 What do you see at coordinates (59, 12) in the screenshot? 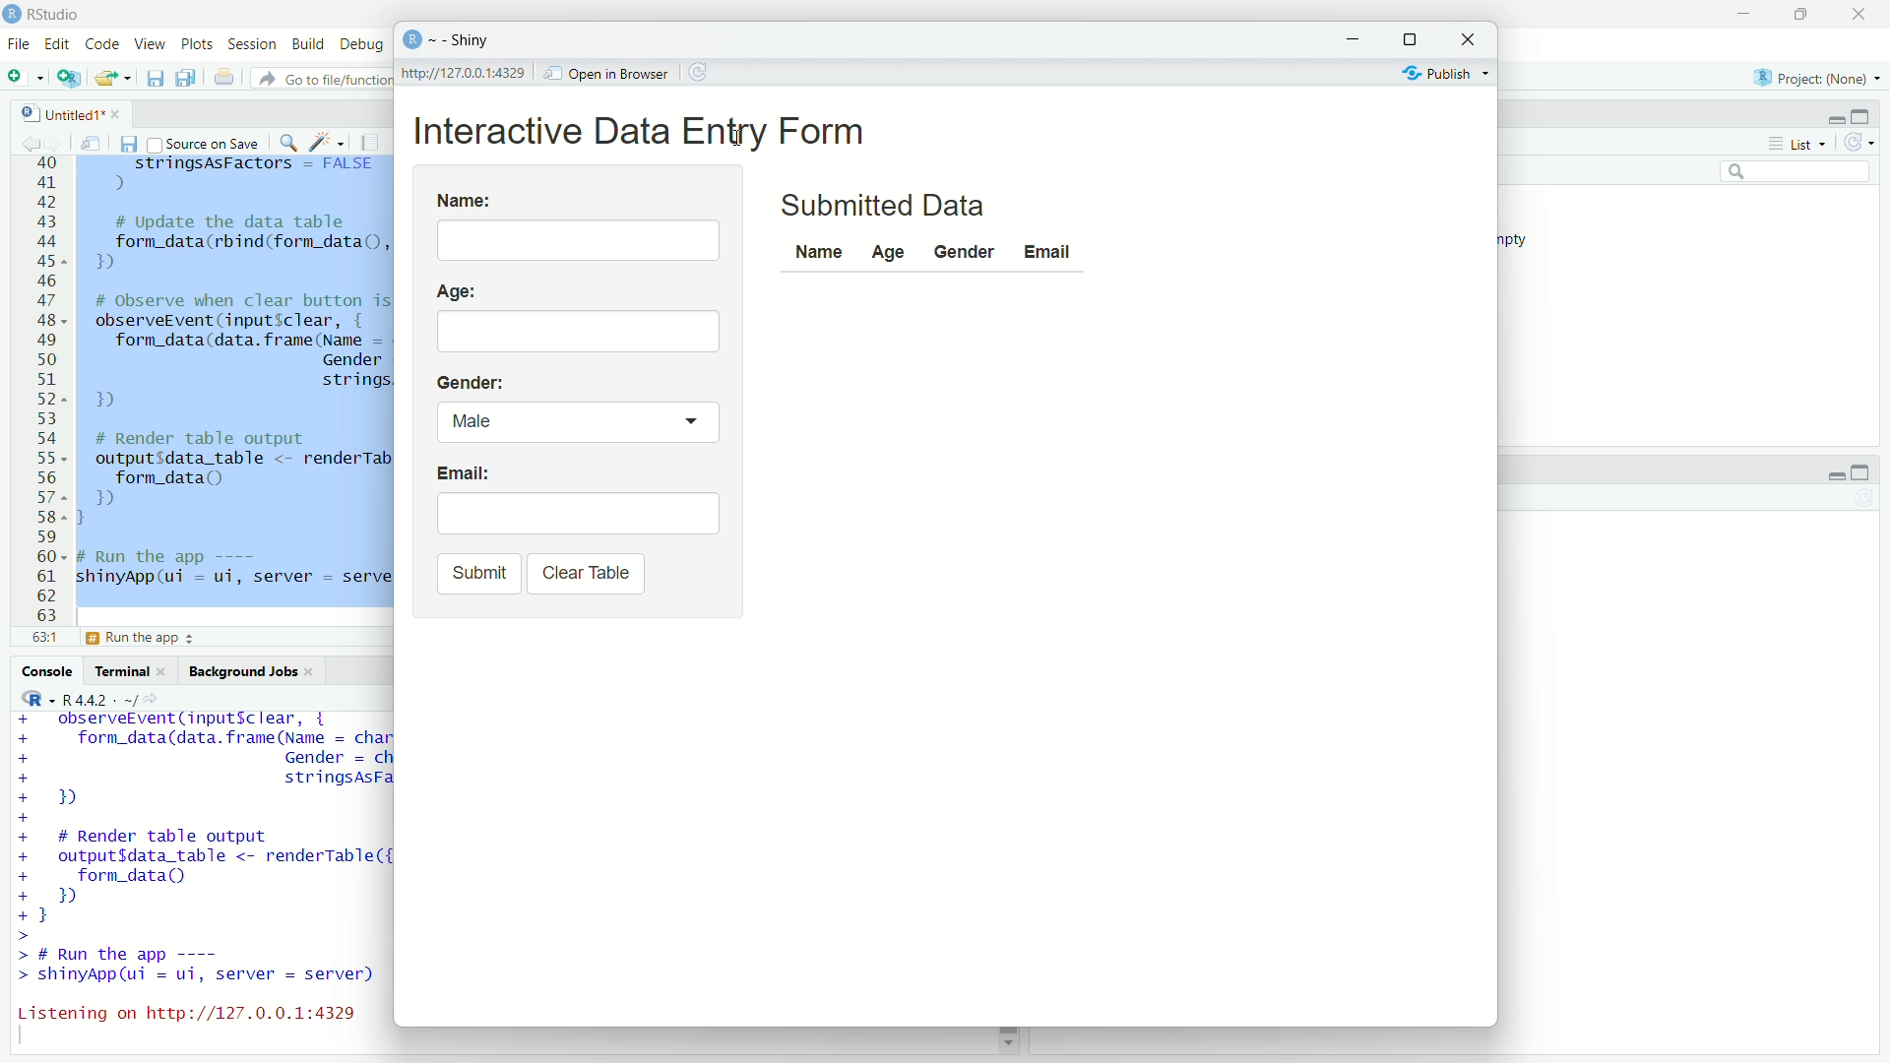
I see `RStudio` at bounding box center [59, 12].